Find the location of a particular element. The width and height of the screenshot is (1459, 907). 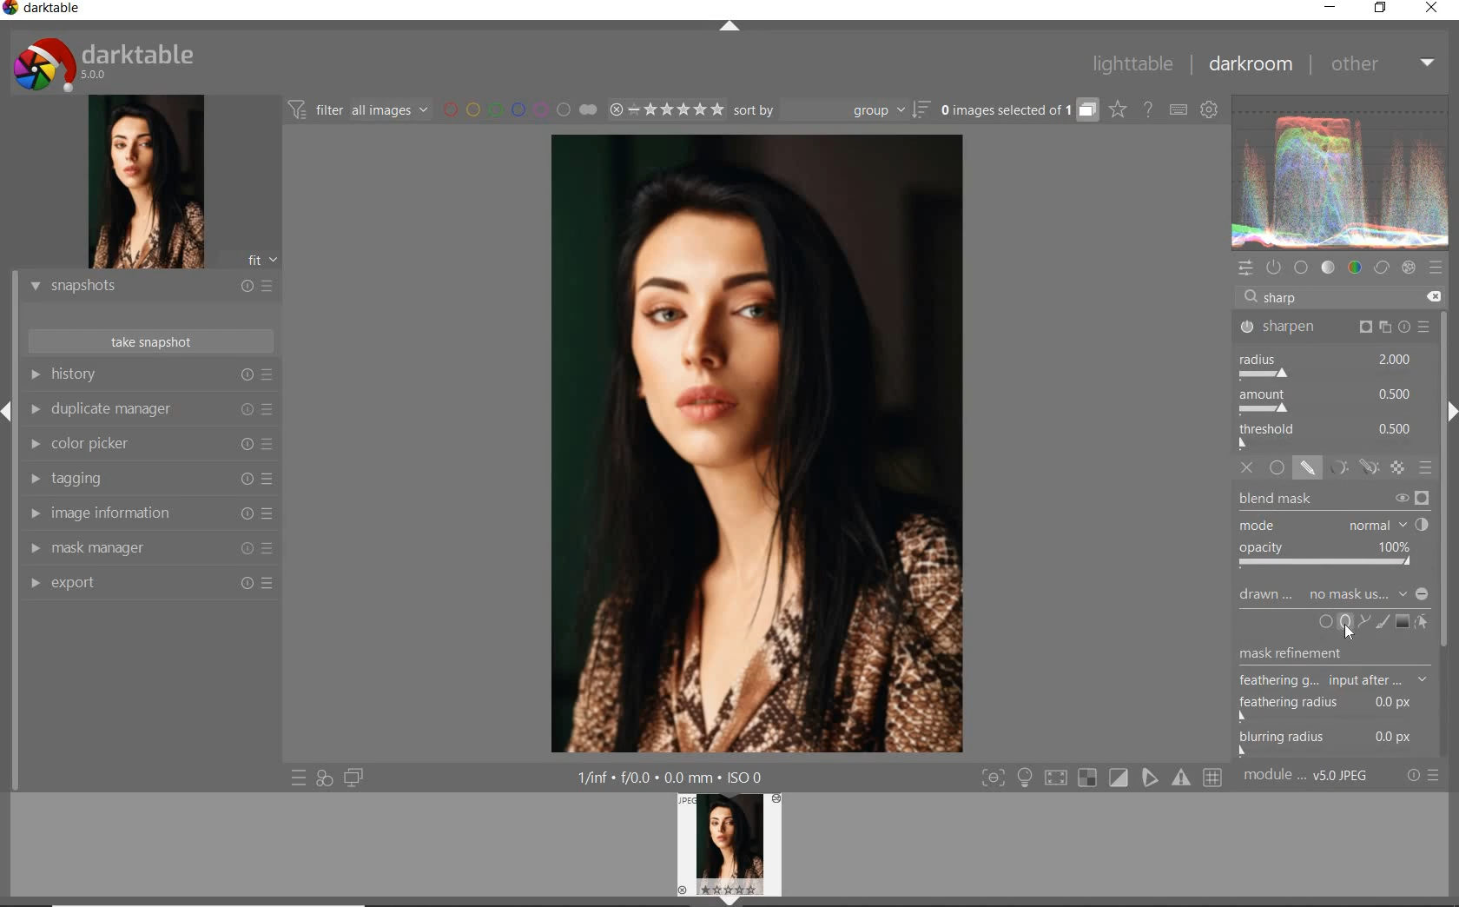

uniformly is located at coordinates (1277, 468).